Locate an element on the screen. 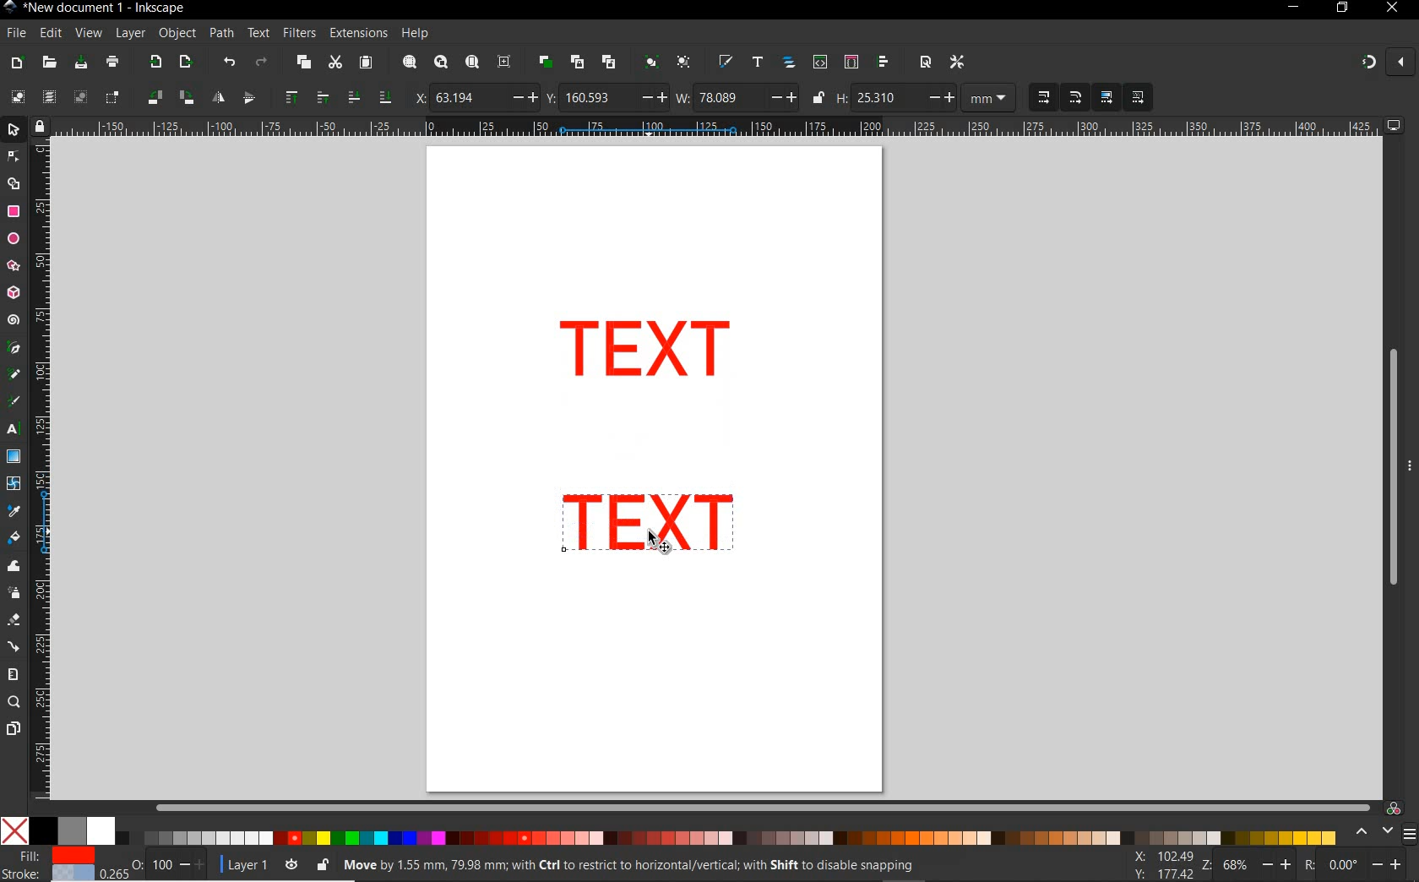 This screenshot has height=882, width=1419. select all in all layers is located at coordinates (49, 98).